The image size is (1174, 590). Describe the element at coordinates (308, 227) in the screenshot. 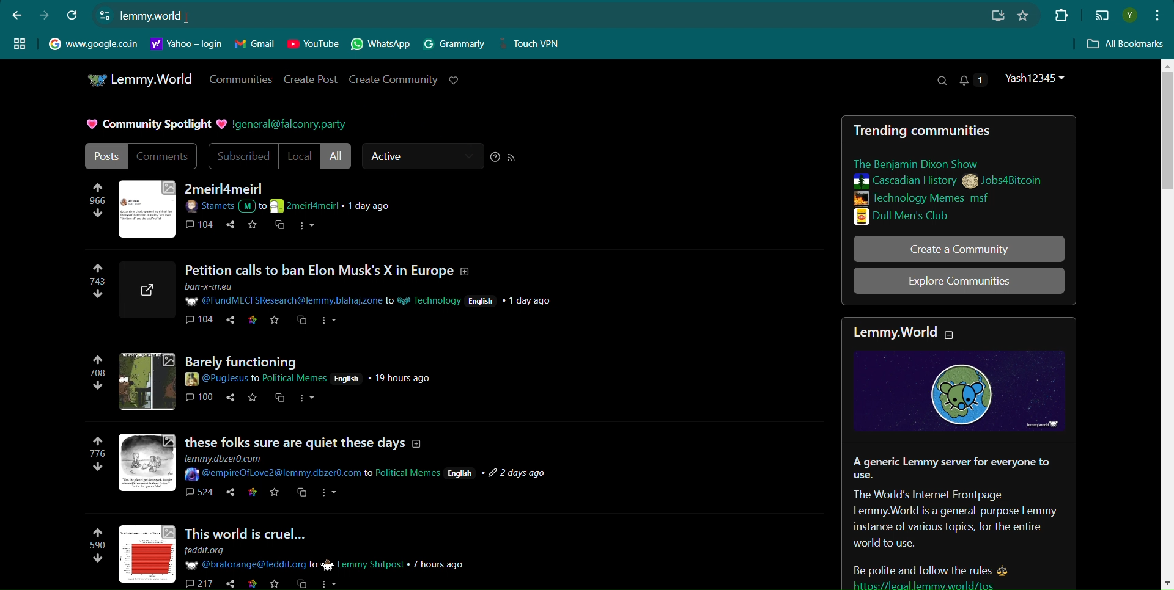

I see `More` at that location.